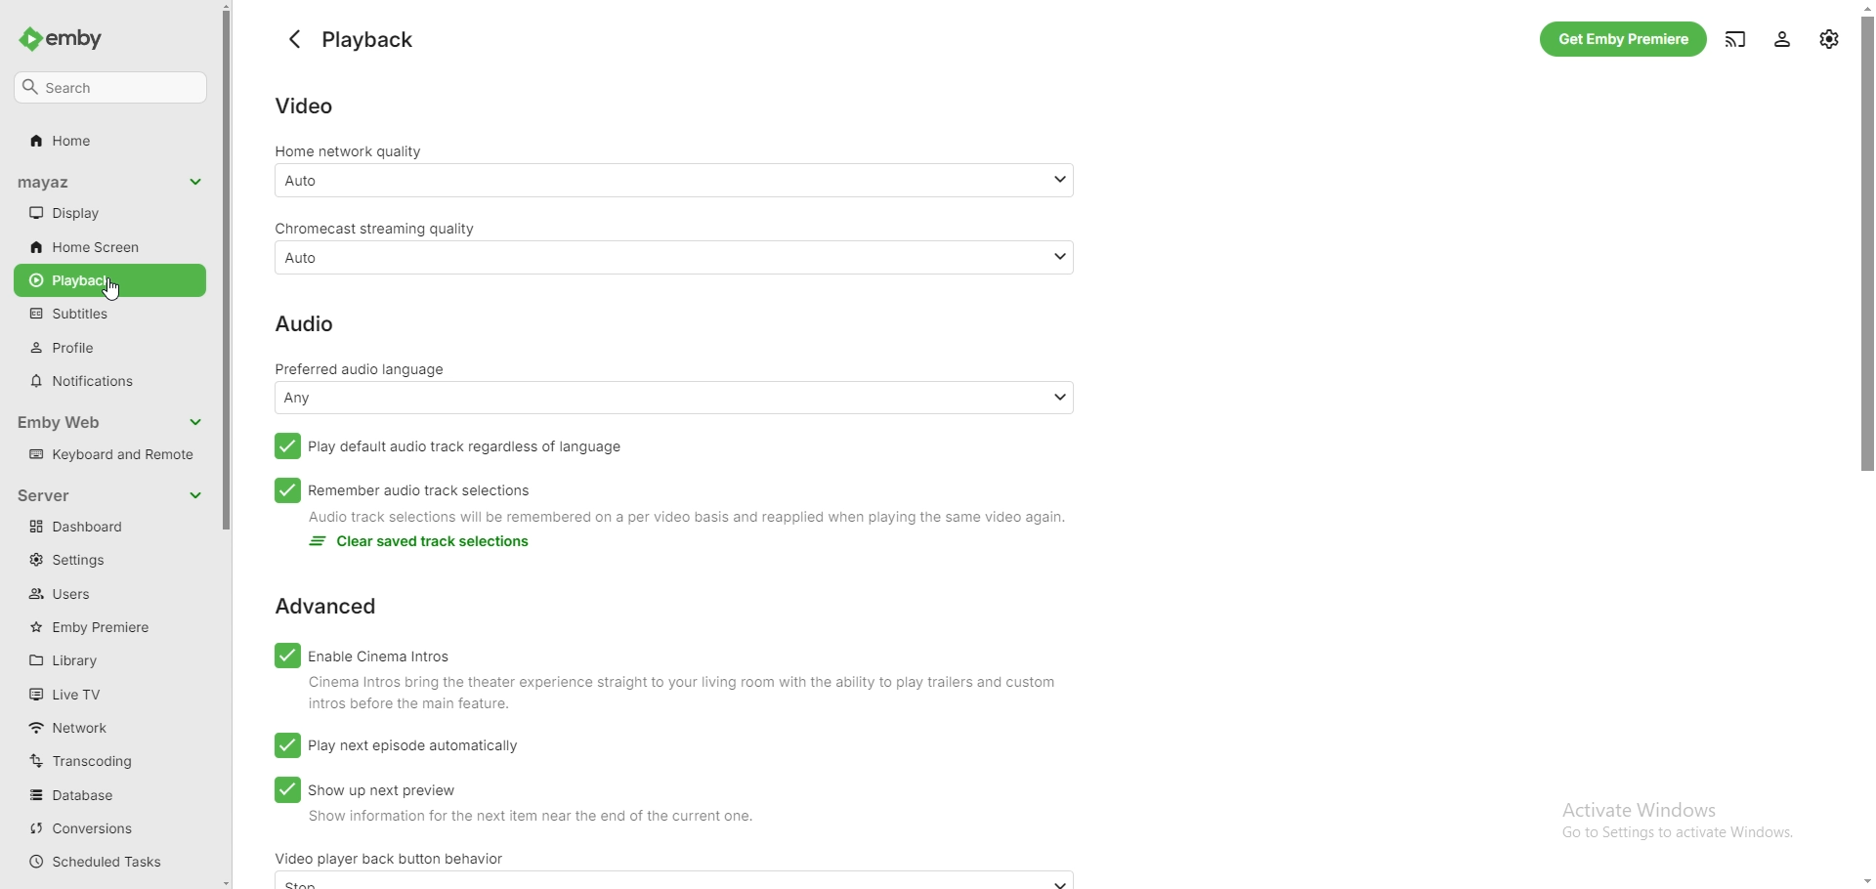  I want to click on display, so click(96, 213).